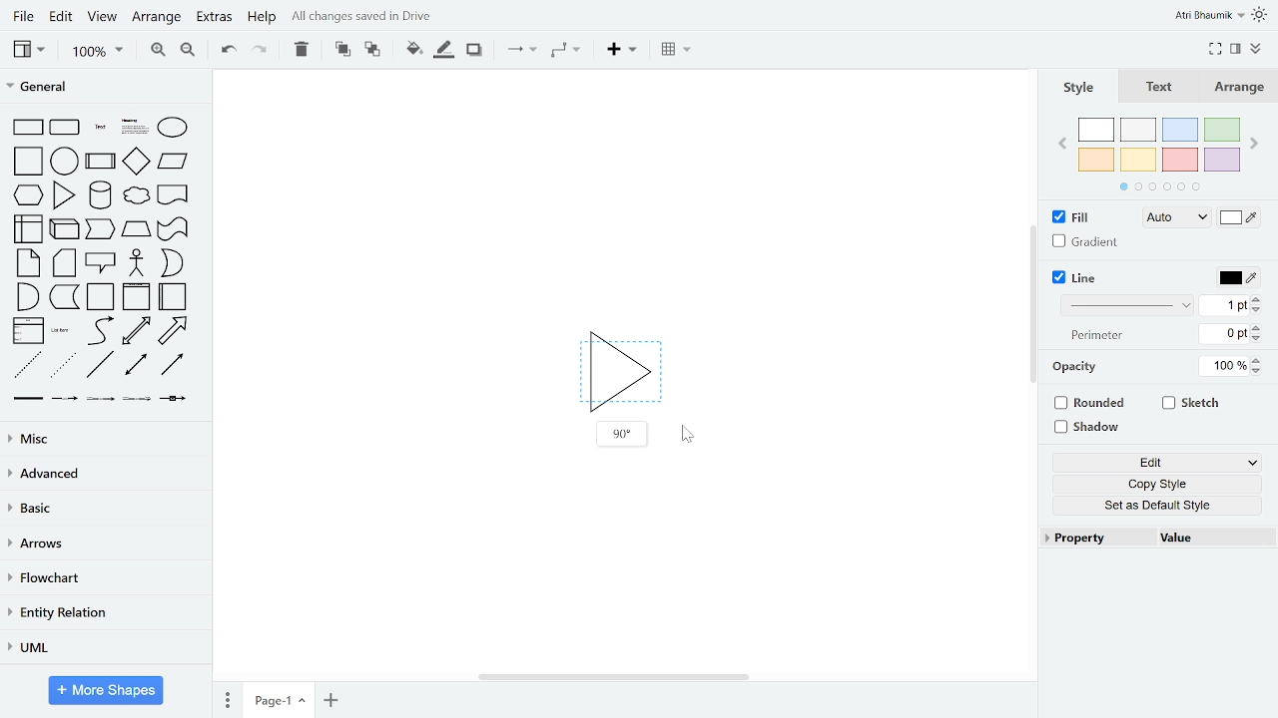 The image size is (1278, 718). I want to click on cube, so click(65, 228).